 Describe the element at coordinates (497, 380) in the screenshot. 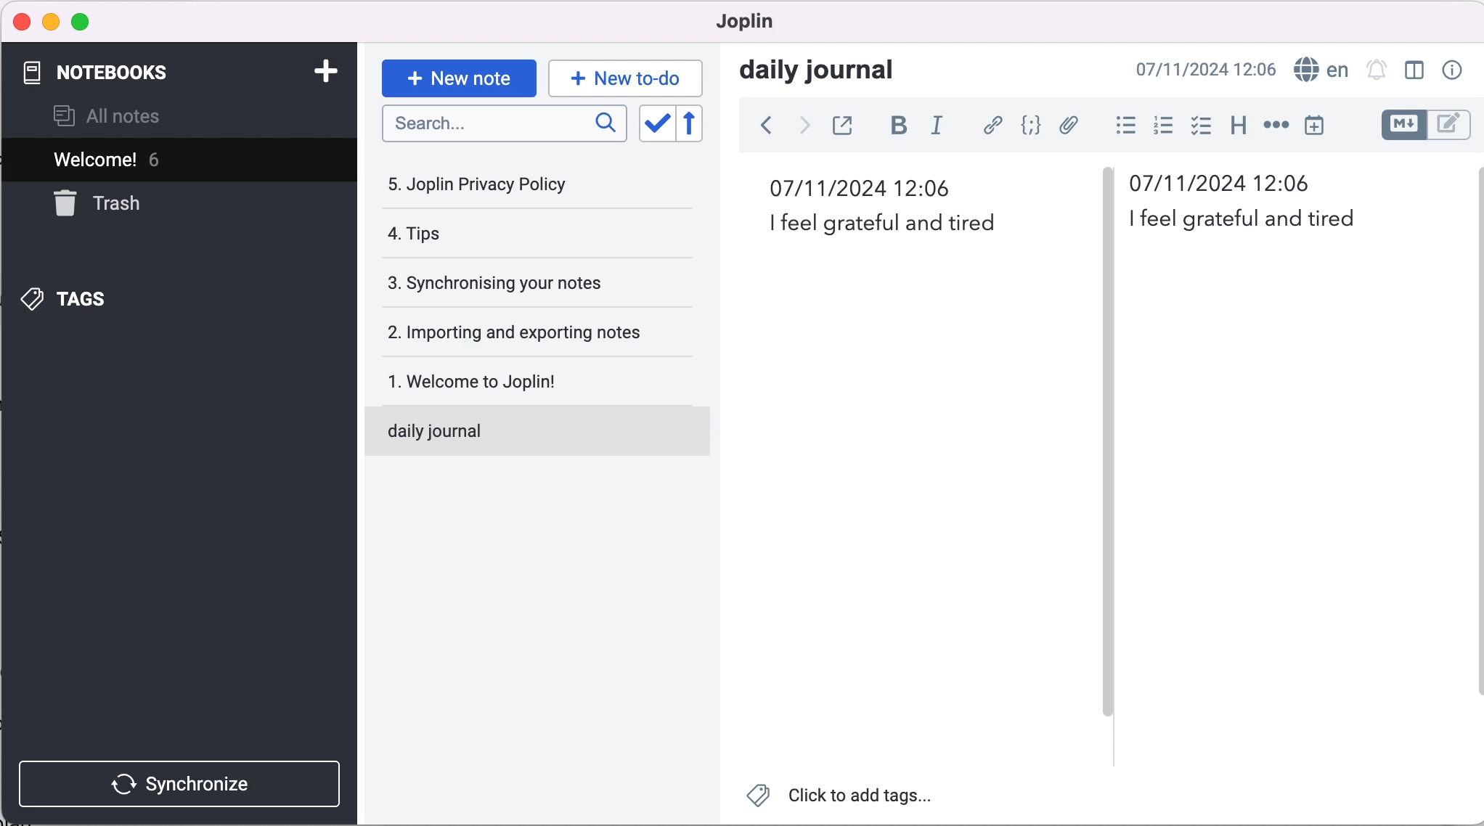

I see `welcome to joplin!` at that location.